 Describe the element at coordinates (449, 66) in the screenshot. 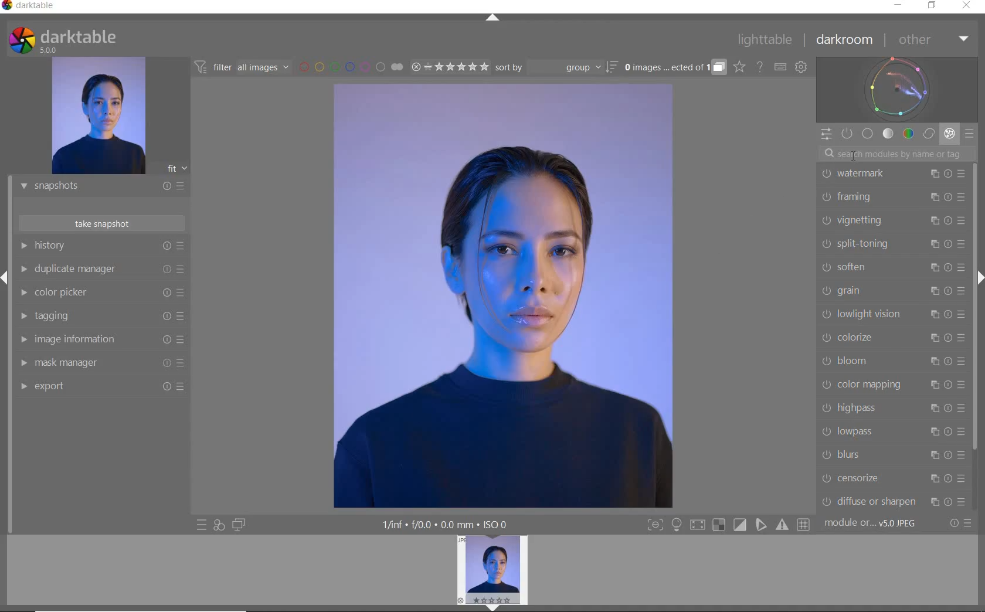

I see `RANGE RATING OF SELECTED IMAGES` at that location.